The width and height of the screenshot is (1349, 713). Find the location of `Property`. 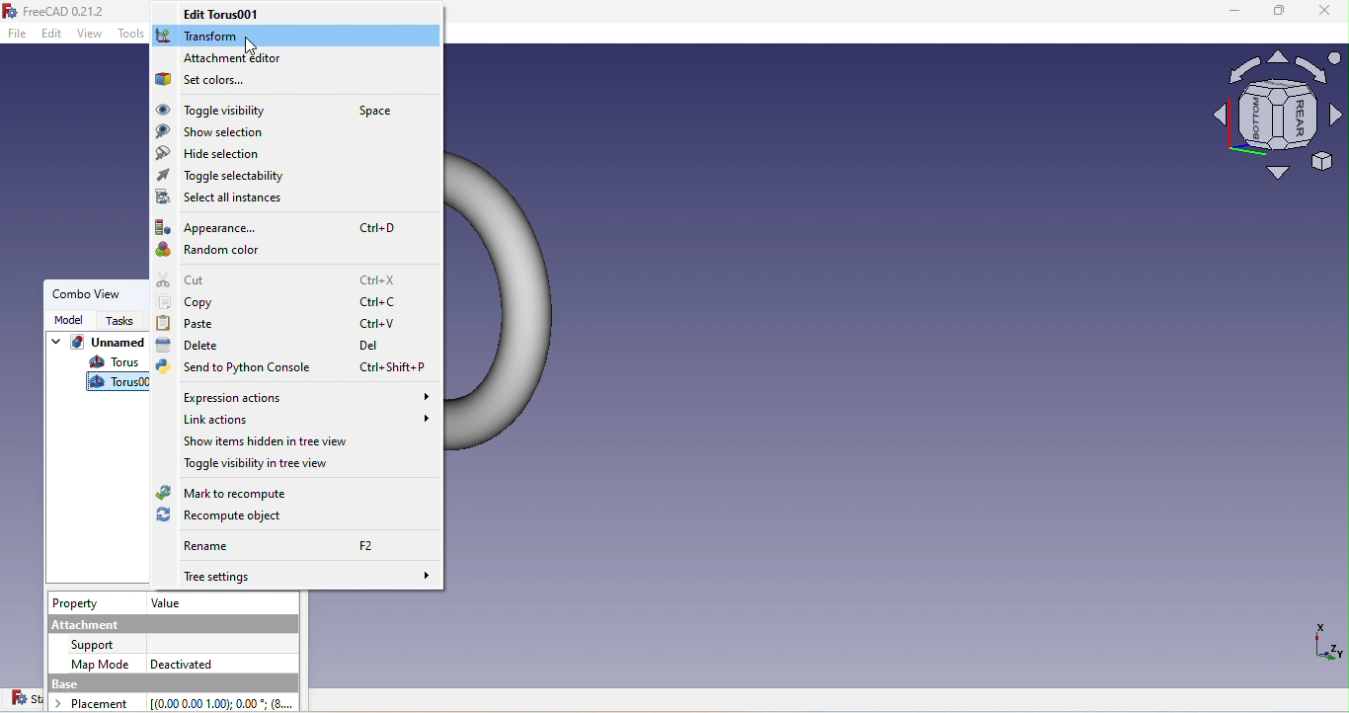

Property is located at coordinates (79, 603).